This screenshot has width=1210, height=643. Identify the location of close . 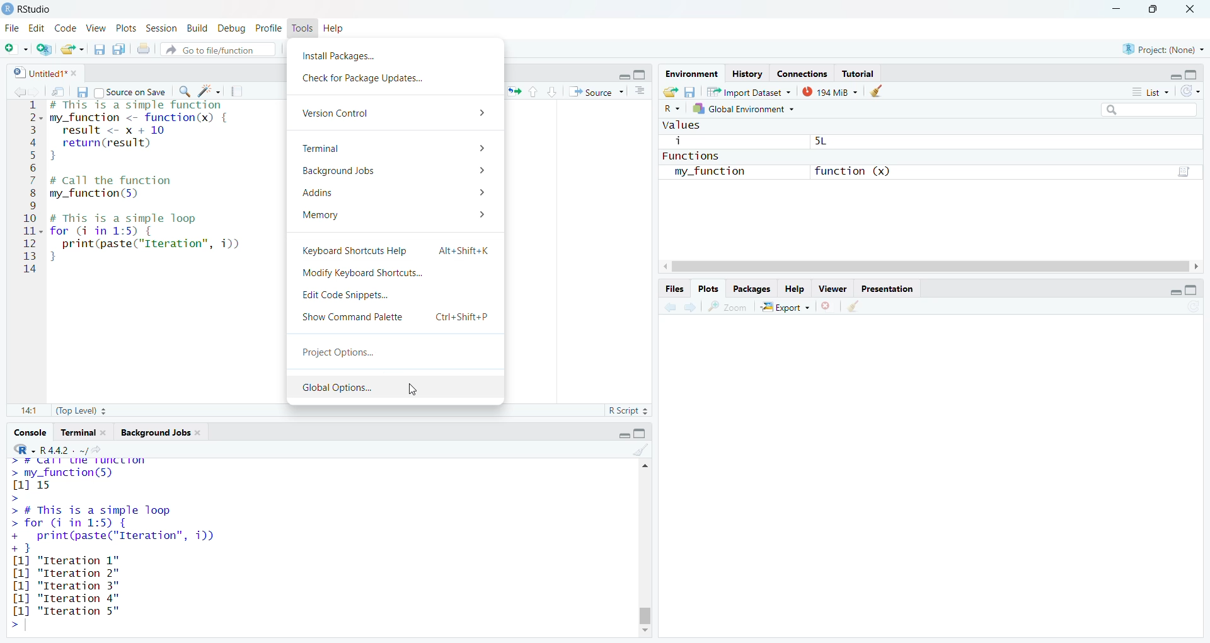
(107, 432).